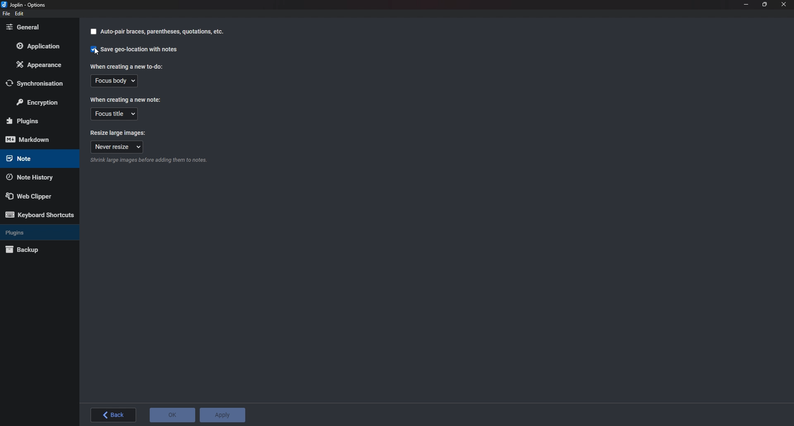 Image resolution: width=794 pixels, height=426 pixels. Describe the element at coordinates (19, 13) in the screenshot. I see `eDIT` at that location.